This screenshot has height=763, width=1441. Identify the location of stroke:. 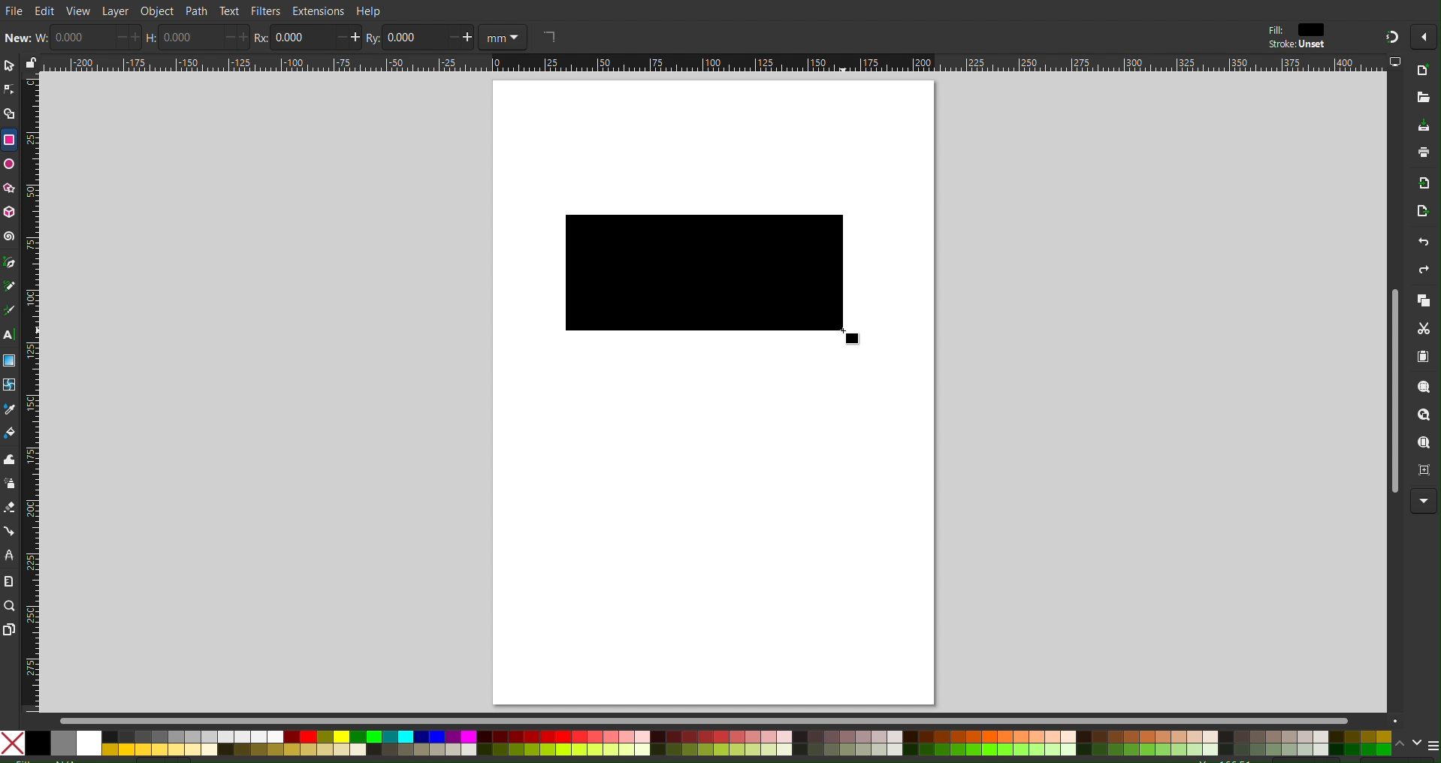
(1294, 44).